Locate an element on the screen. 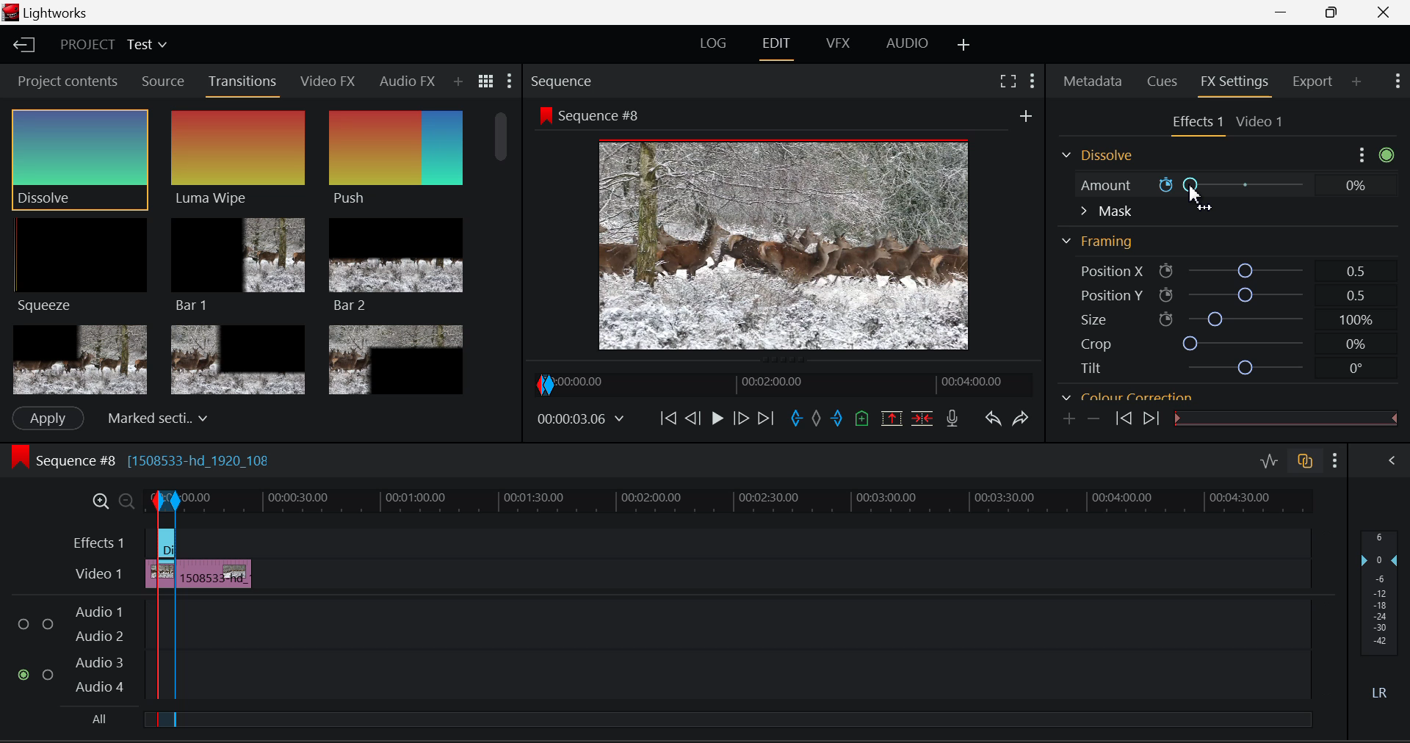 Image resolution: width=1410 pixels, height=743 pixels. Window Title is located at coordinates (47, 12).